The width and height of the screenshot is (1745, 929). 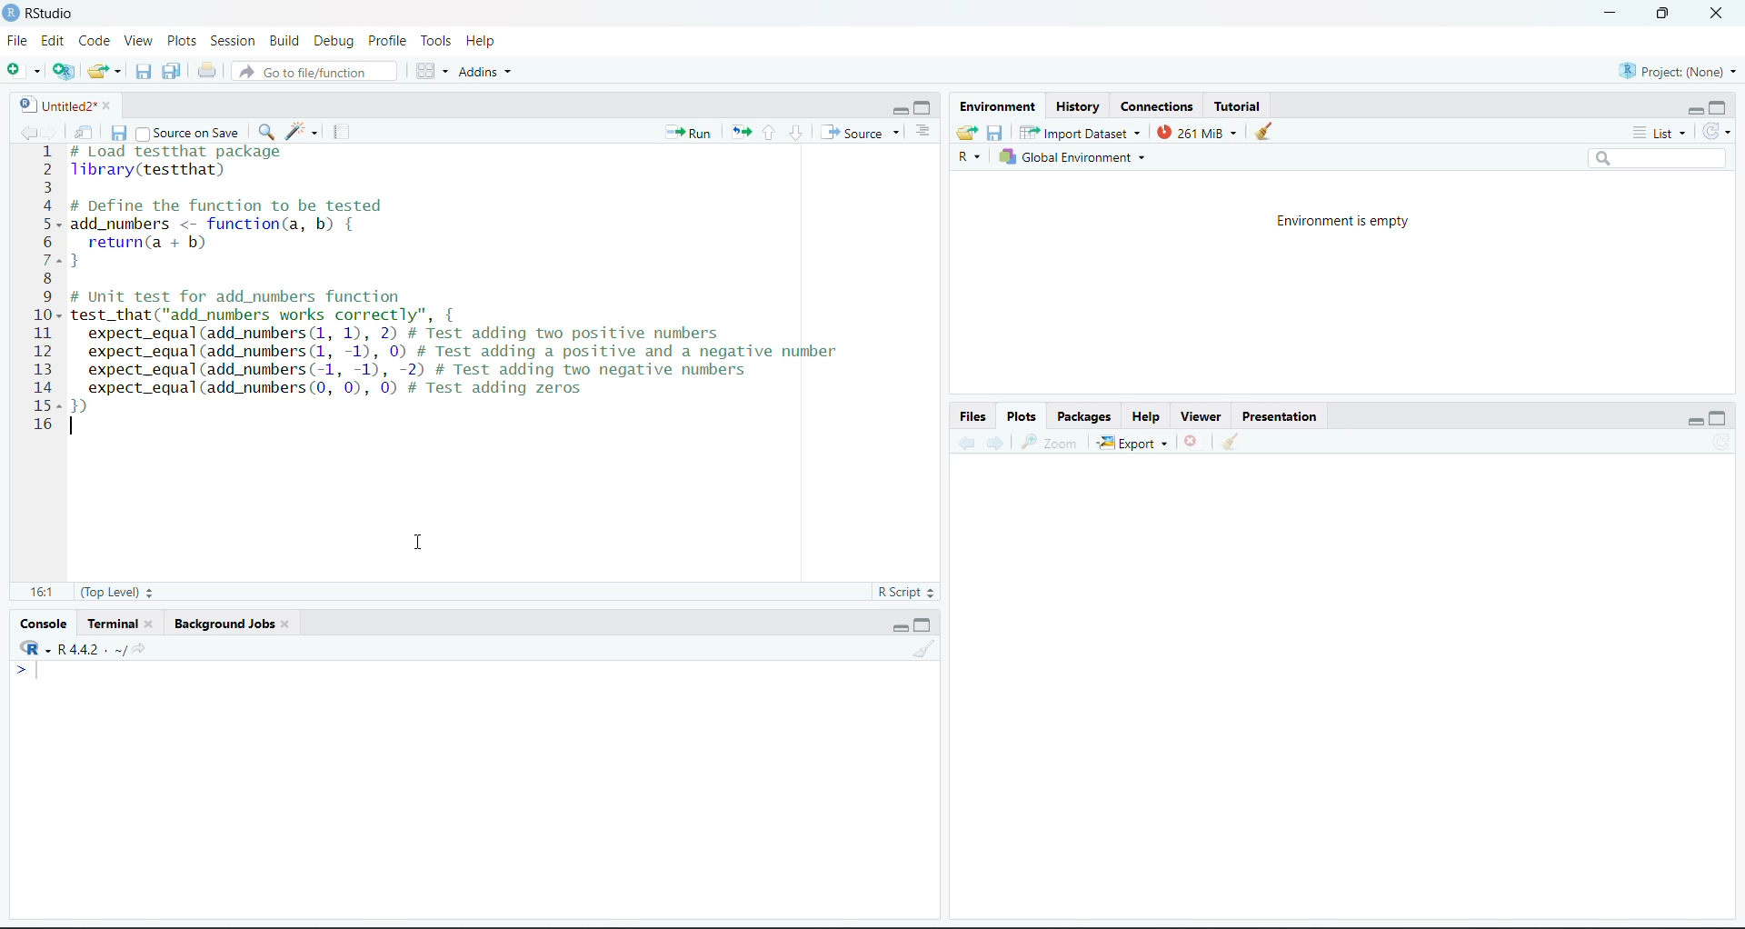 I want to click on R -R 4.4.2 . ~/, so click(x=88, y=648).